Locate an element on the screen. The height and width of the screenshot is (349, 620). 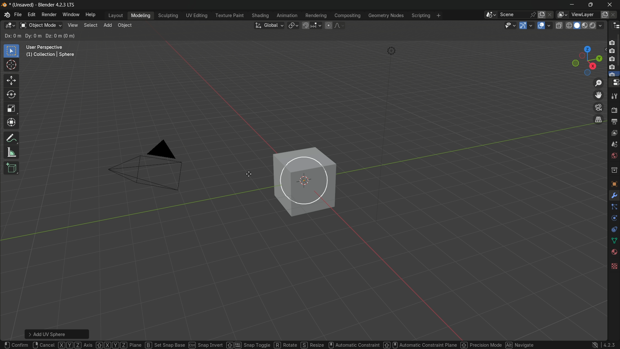
shading menu is located at coordinates (260, 16).